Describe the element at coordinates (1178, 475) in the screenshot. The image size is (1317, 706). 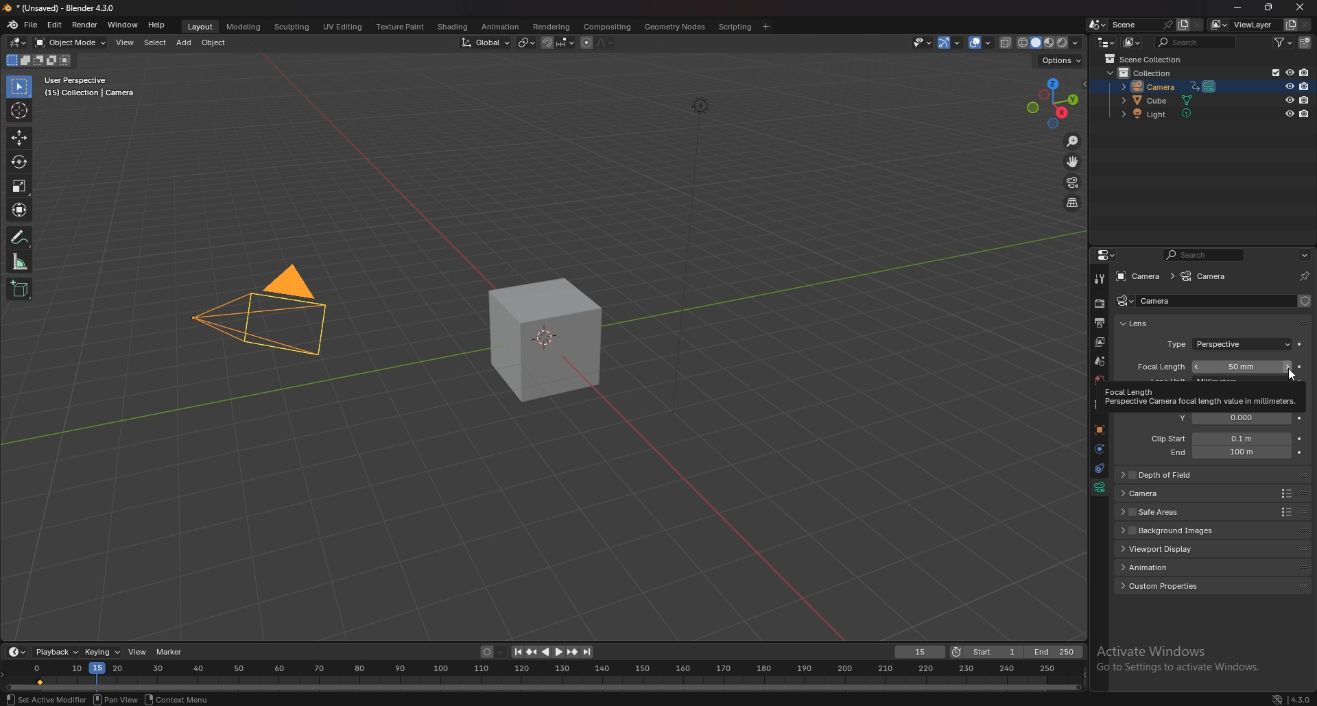
I see `depth of field` at that location.